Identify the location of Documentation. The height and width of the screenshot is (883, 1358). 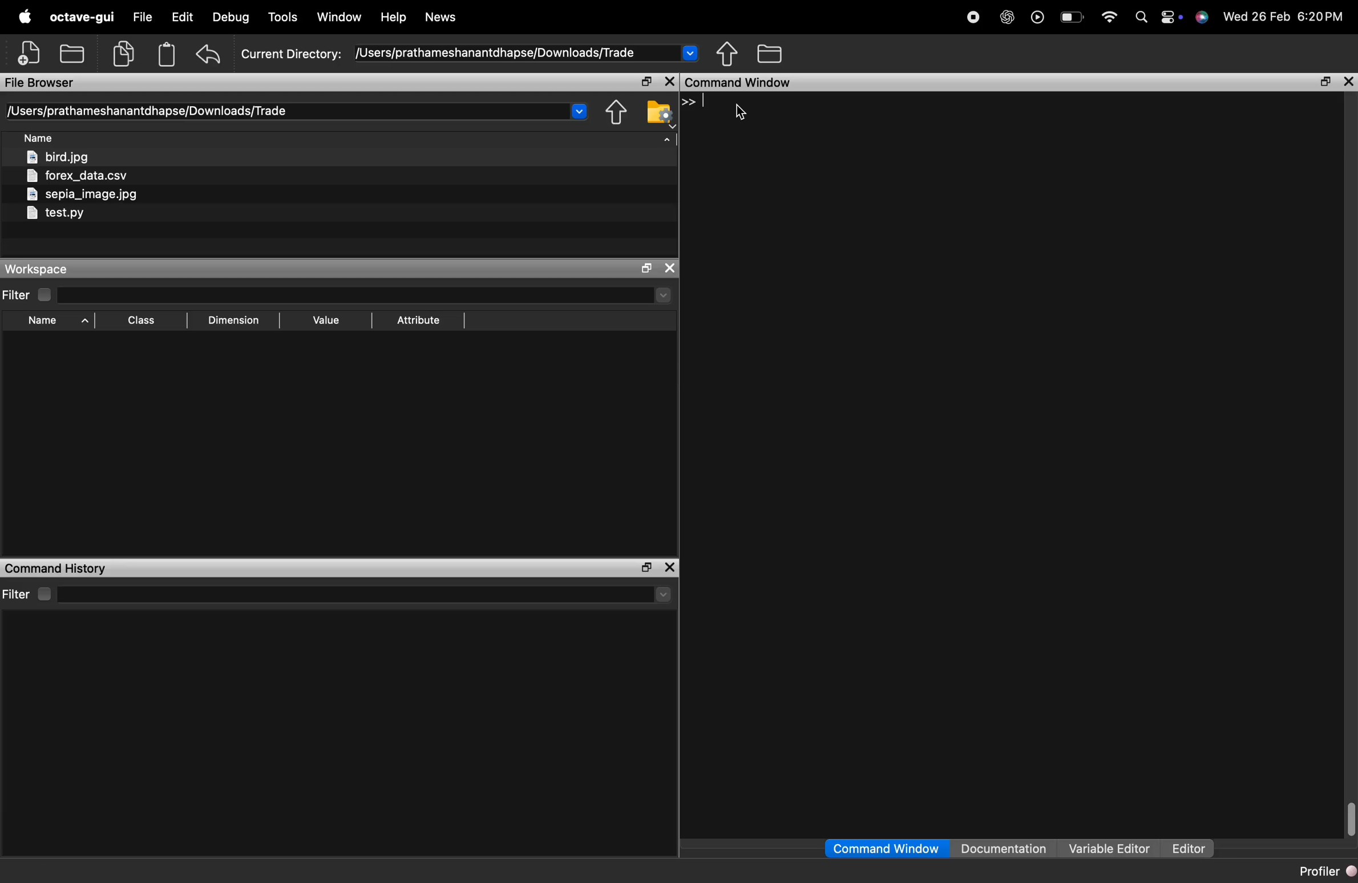
(1003, 848).